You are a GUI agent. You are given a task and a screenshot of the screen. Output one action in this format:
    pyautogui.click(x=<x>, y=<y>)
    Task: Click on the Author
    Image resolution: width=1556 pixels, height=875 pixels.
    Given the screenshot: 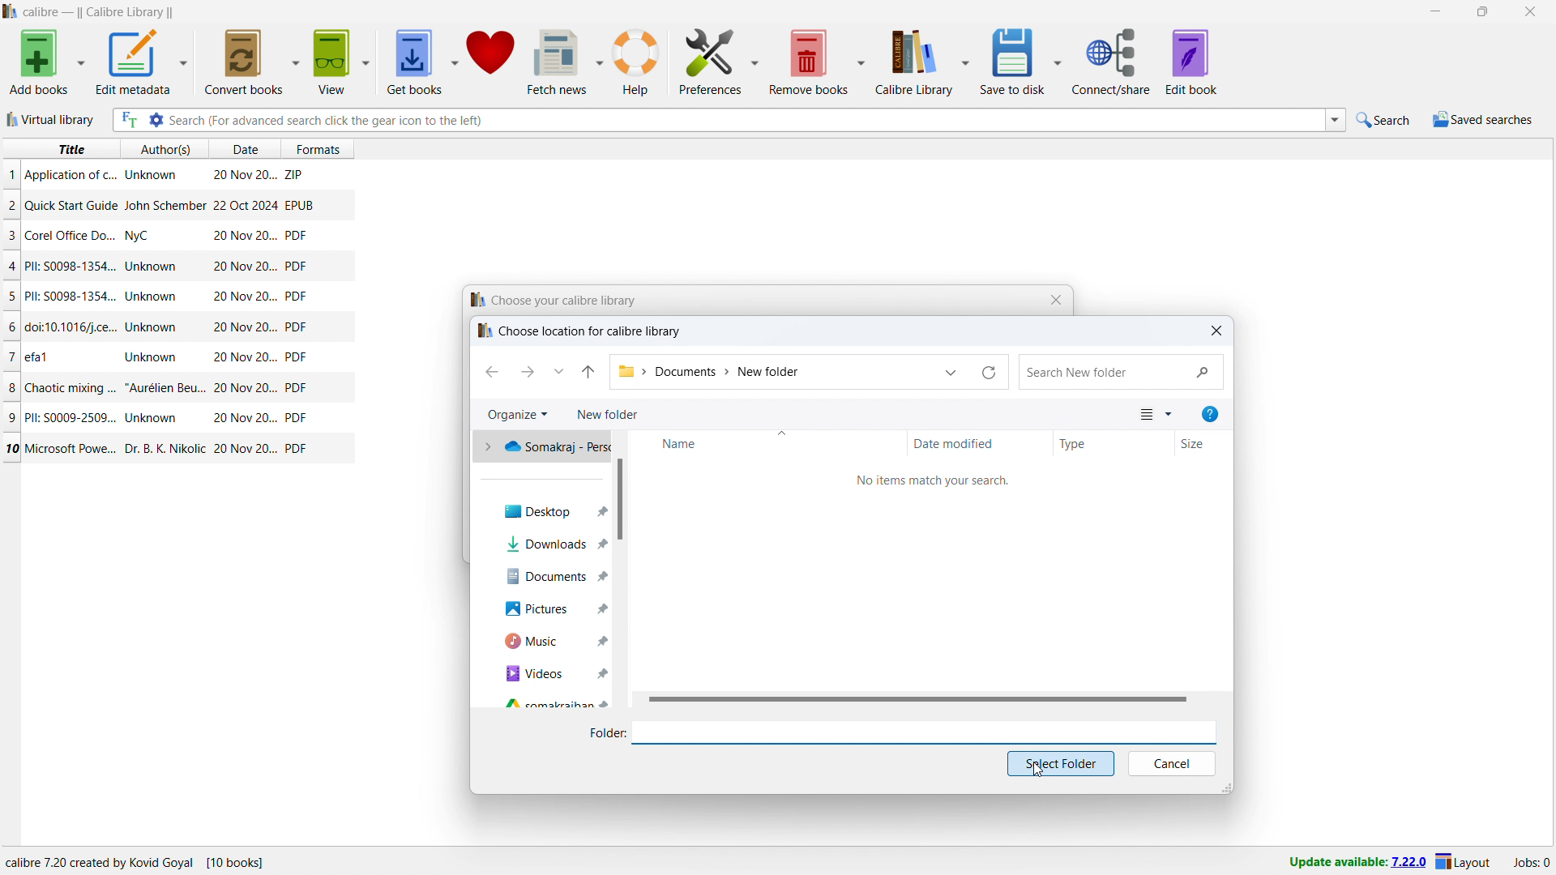 What is the action you would take?
    pyautogui.click(x=140, y=237)
    